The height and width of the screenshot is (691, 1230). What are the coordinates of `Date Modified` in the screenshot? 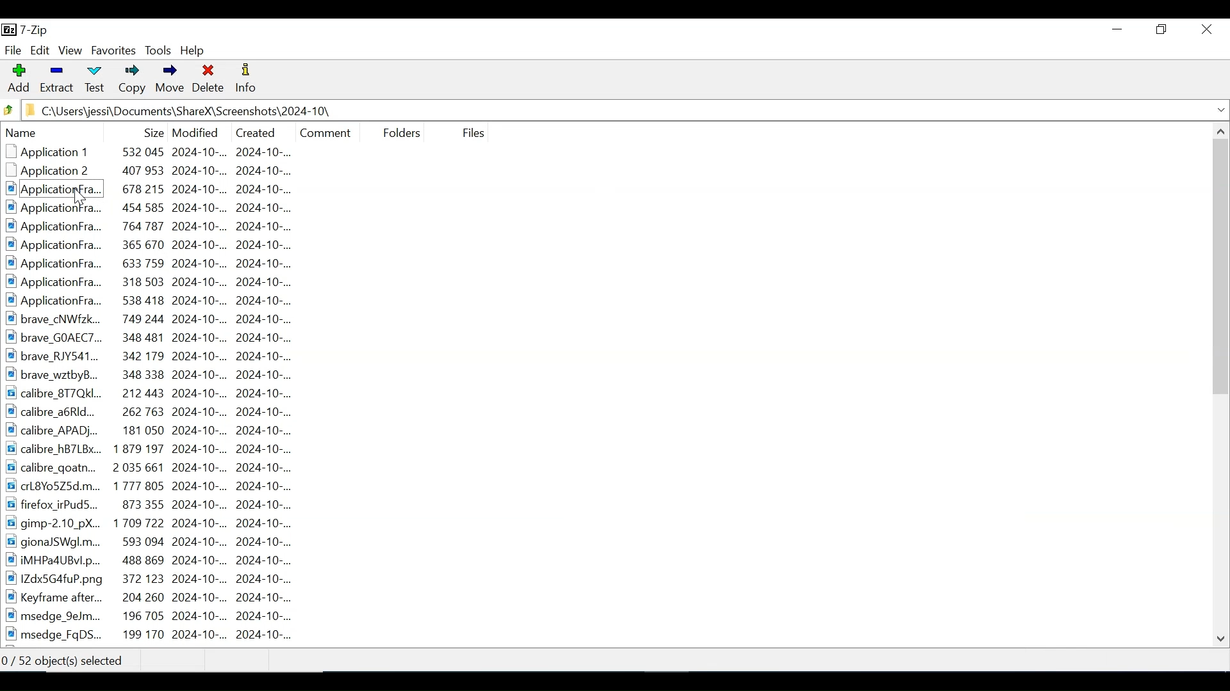 It's located at (195, 131).